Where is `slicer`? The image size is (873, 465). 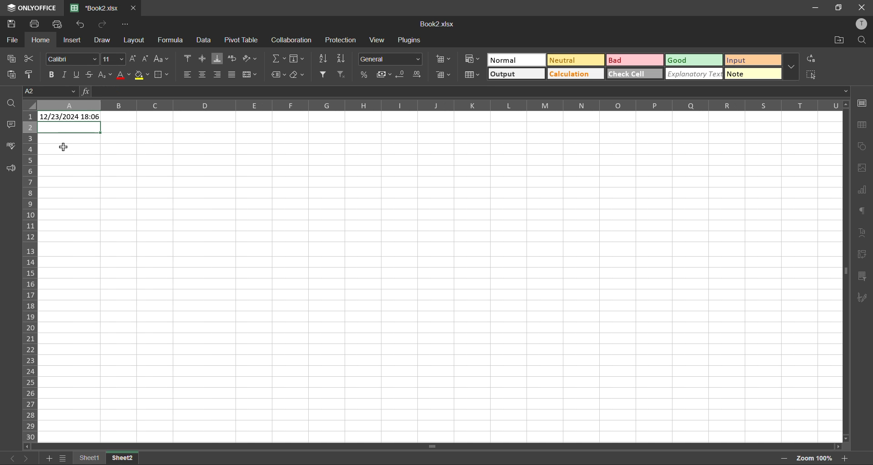 slicer is located at coordinates (861, 276).